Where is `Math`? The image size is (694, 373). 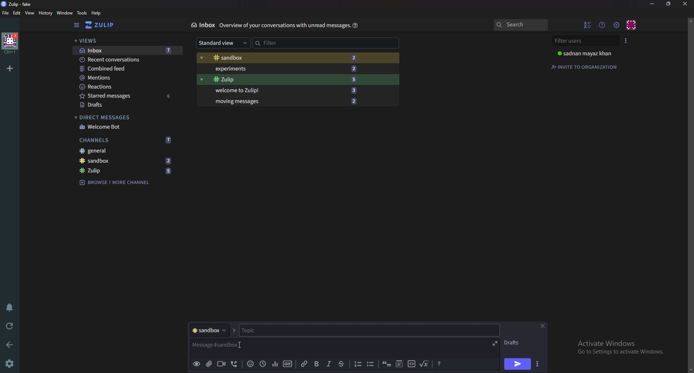
Math is located at coordinates (425, 364).